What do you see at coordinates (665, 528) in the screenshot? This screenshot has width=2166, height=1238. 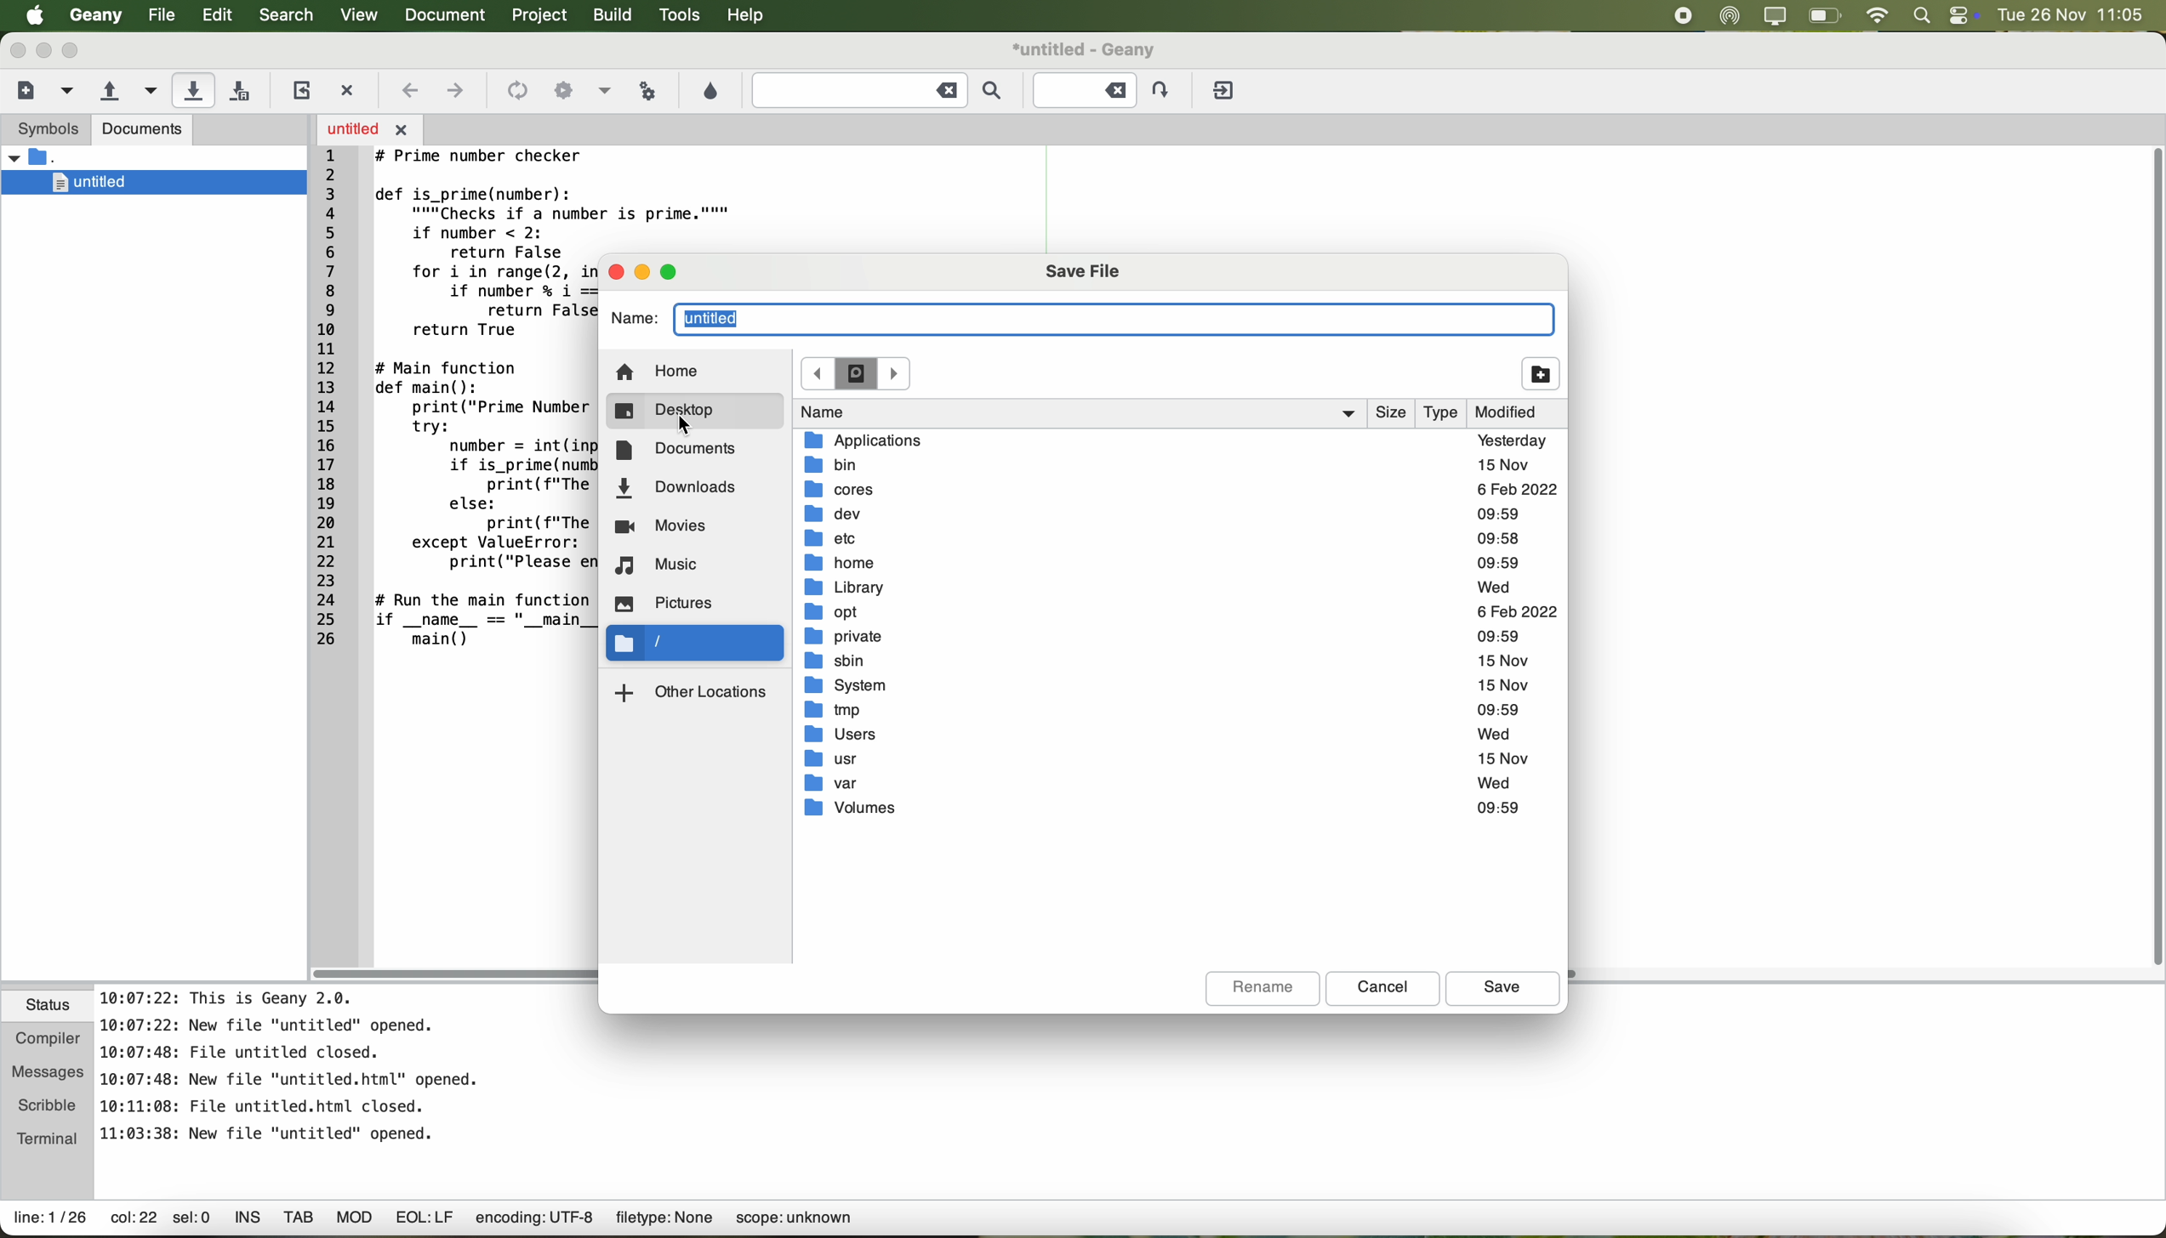 I see `movies` at bounding box center [665, 528].